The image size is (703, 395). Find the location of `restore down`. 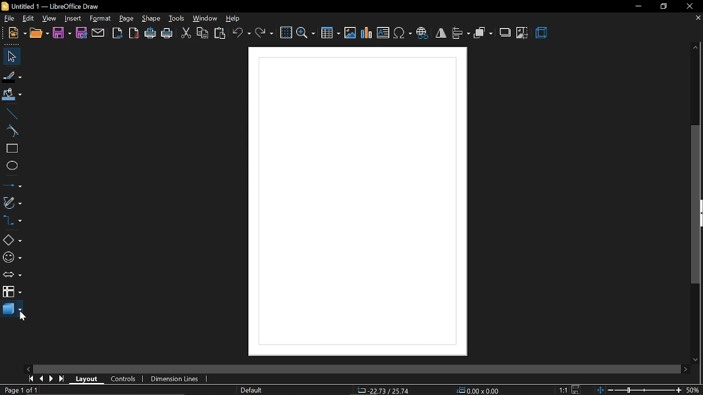

restore down is located at coordinates (662, 8).